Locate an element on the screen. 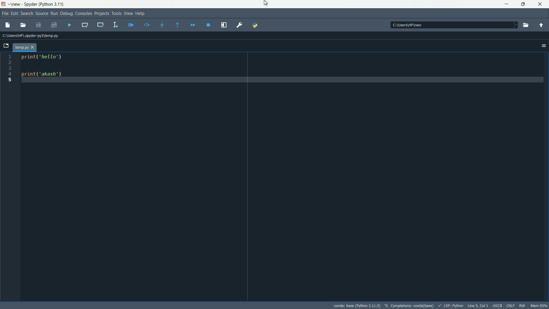 This screenshot has height=309, width=549. run menu is located at coordinates (55, 13).